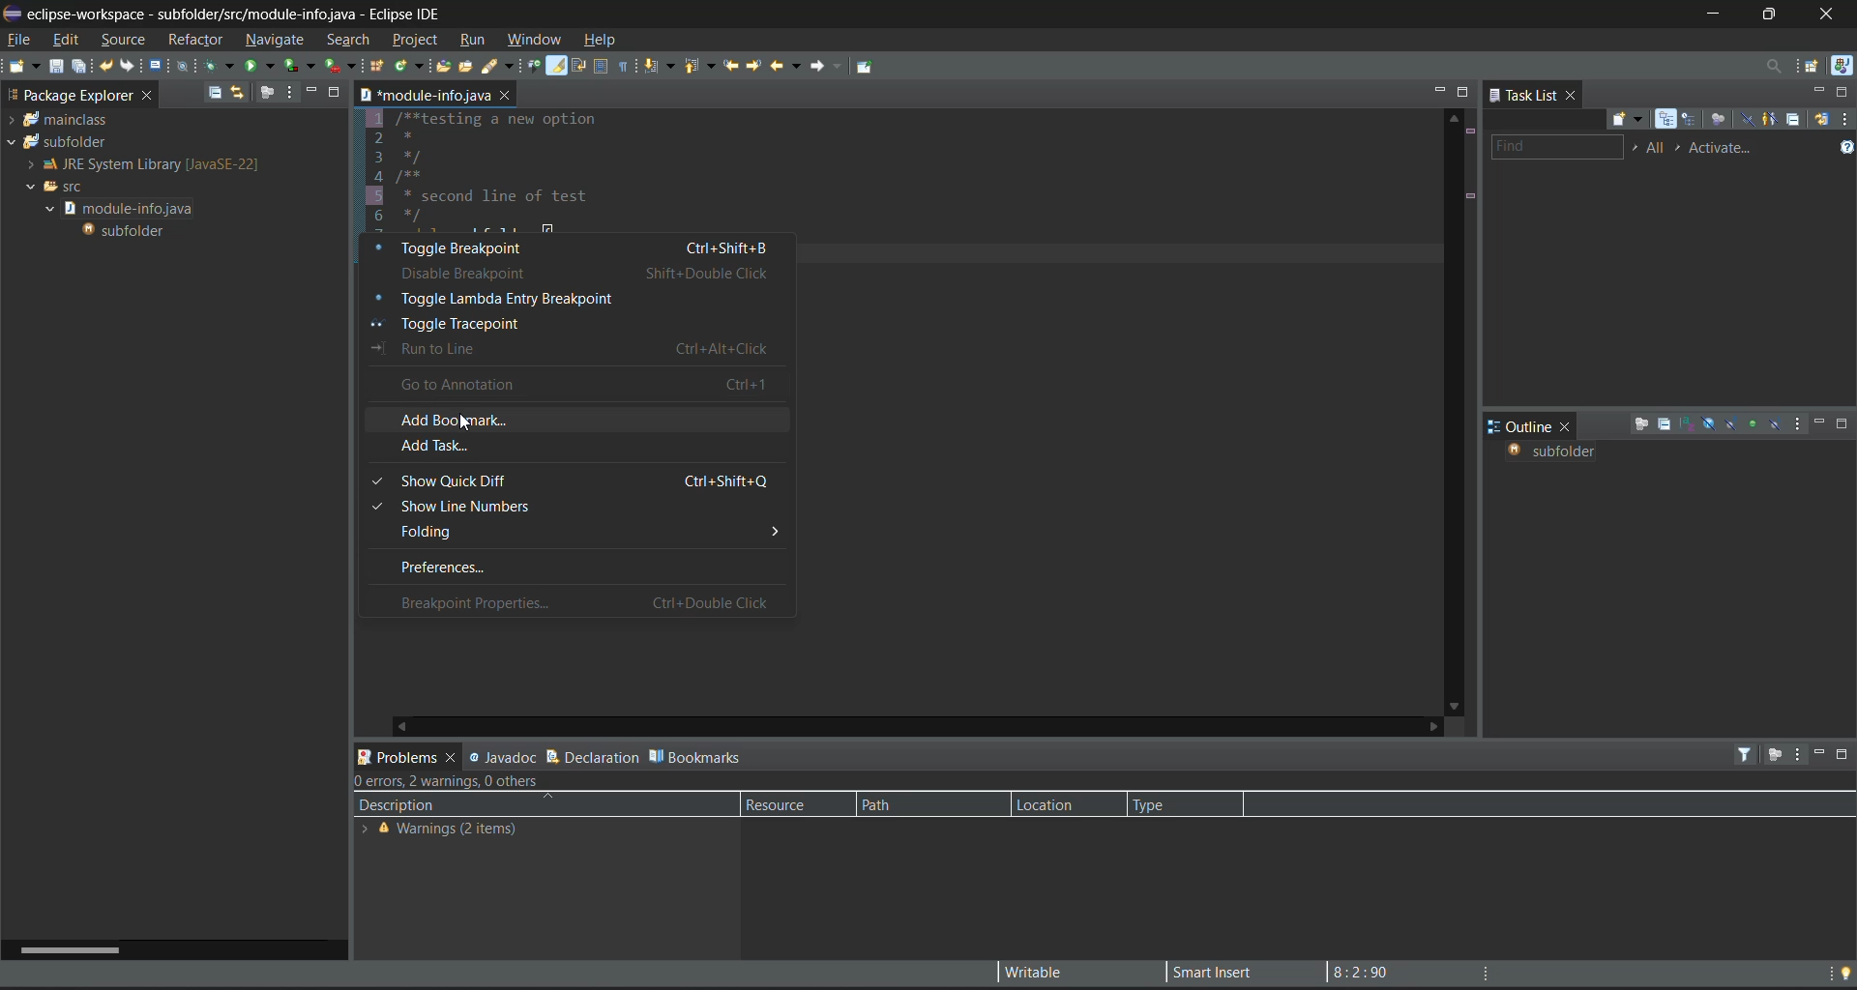 The height and width of the screenshot is (990, 1857). Describe the element at coordinates (503, 755) in the screenshot. I see `javadoc` at that location.